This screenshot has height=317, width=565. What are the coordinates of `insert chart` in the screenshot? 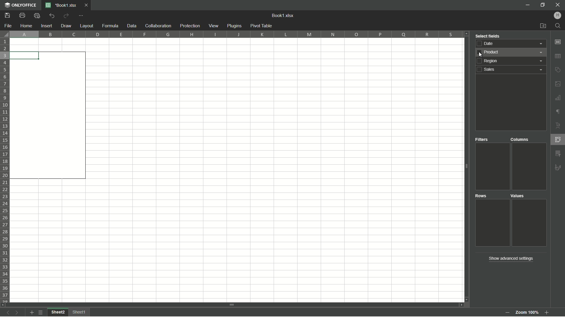 It's located at (558, 97).